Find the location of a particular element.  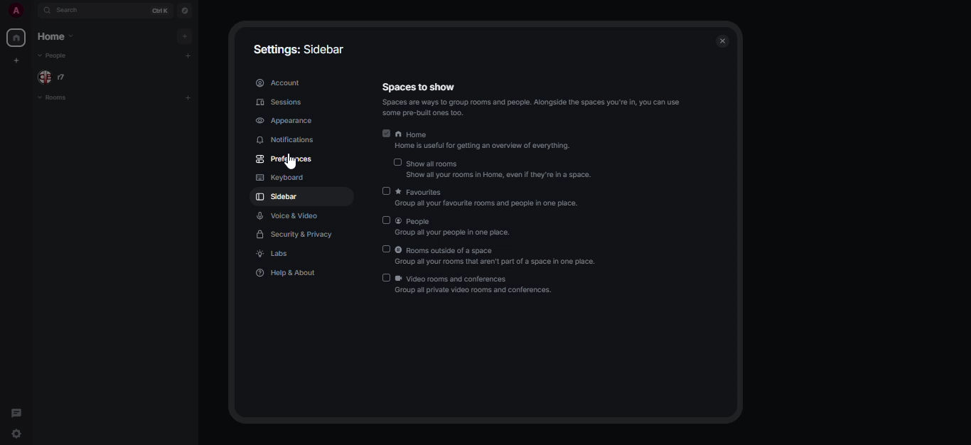

quick settings is located at coordinates (17, 434).